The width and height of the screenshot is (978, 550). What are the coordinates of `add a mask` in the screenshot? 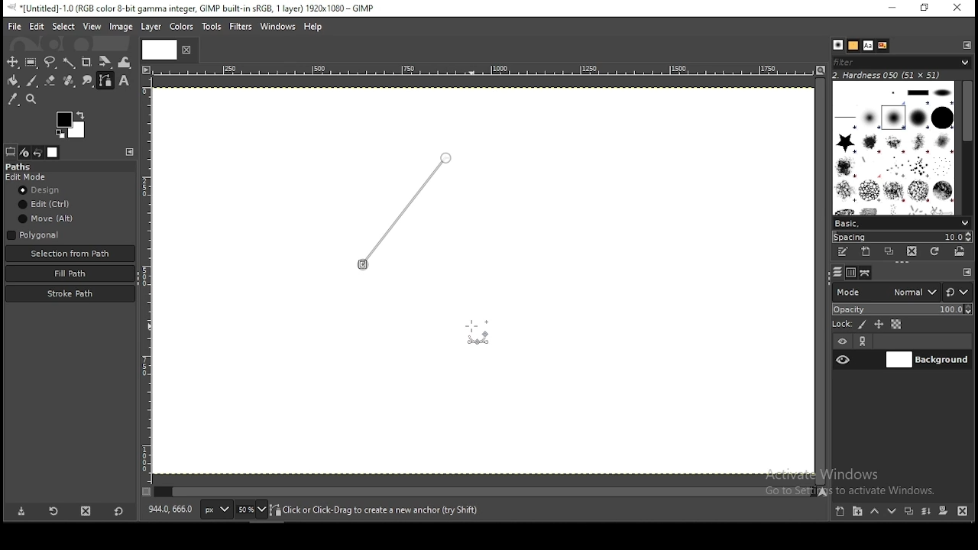 It's located at (944, 511).